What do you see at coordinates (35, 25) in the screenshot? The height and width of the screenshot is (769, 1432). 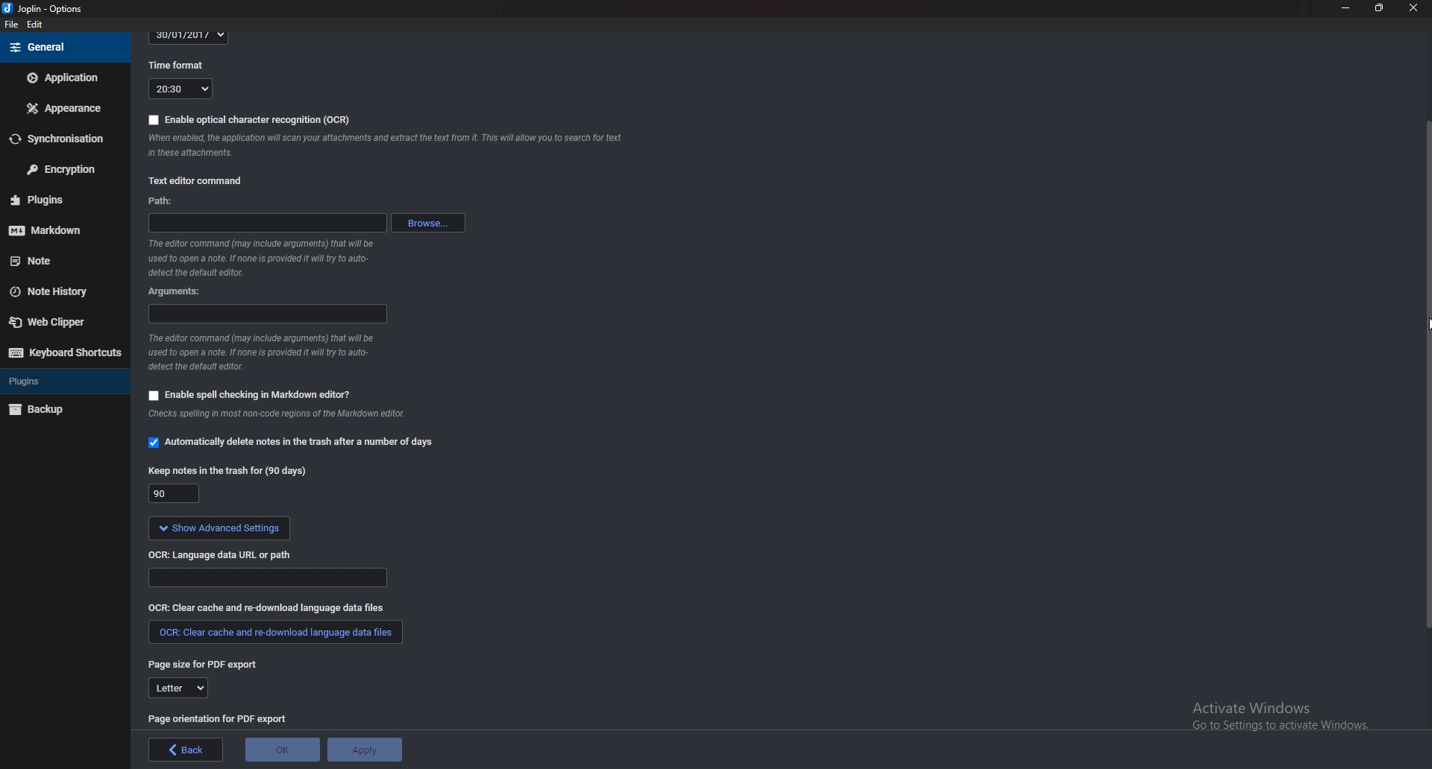 I see `edit` at bounding box center [35, 25].